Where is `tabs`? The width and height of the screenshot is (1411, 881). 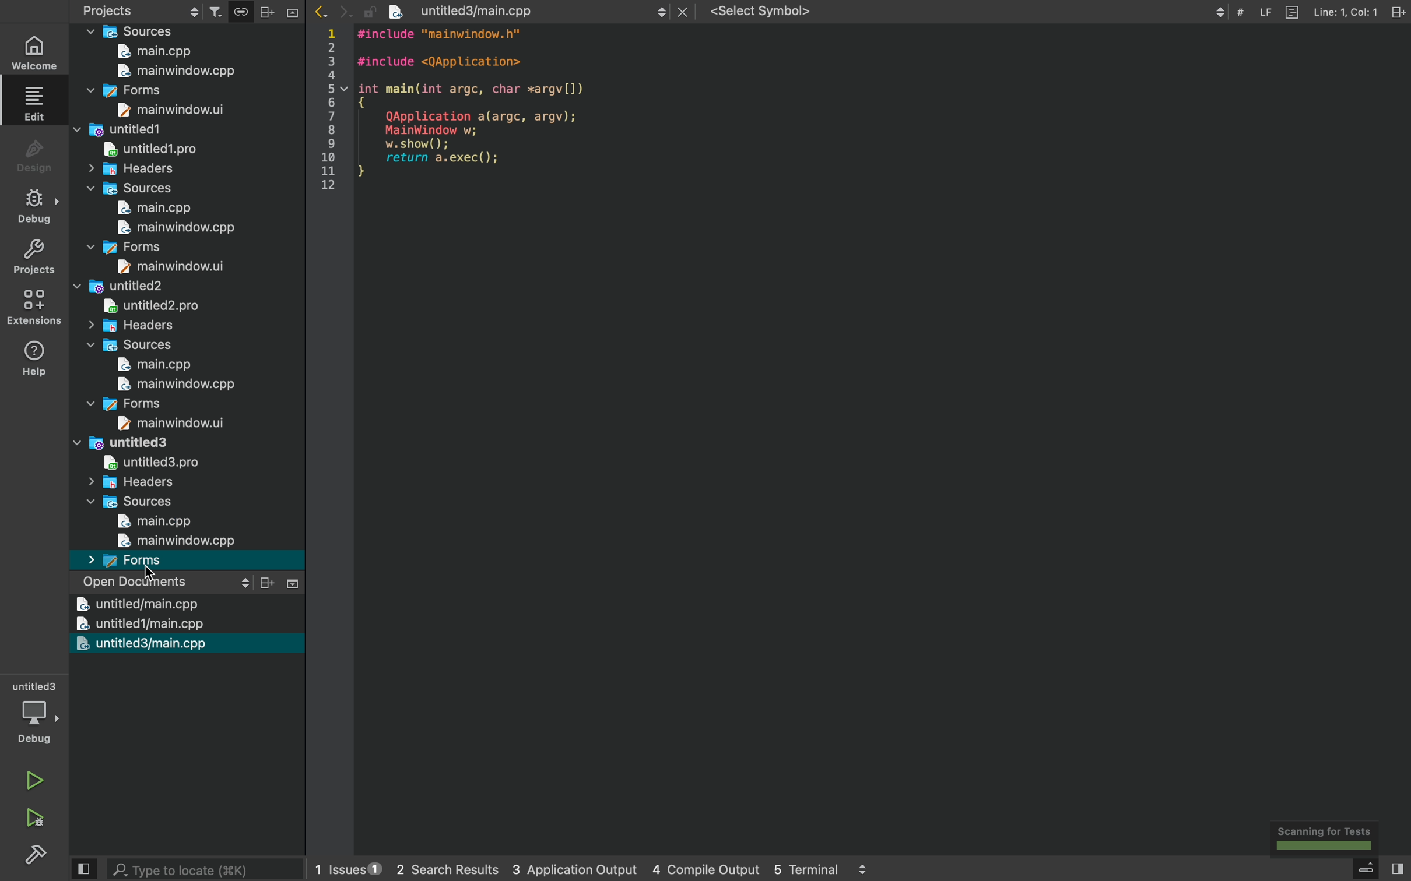
tabs is located at coordinates (662, 10).